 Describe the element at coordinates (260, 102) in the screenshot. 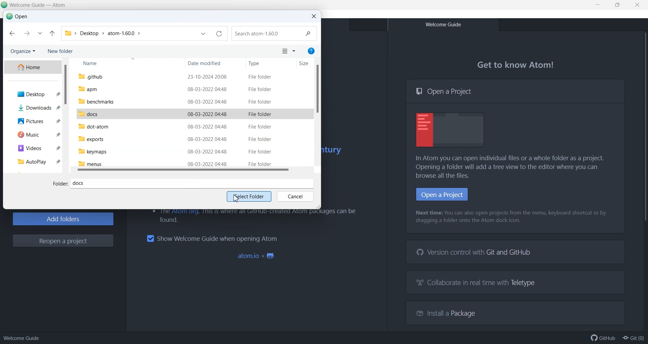

I see `File Folder` at that location.